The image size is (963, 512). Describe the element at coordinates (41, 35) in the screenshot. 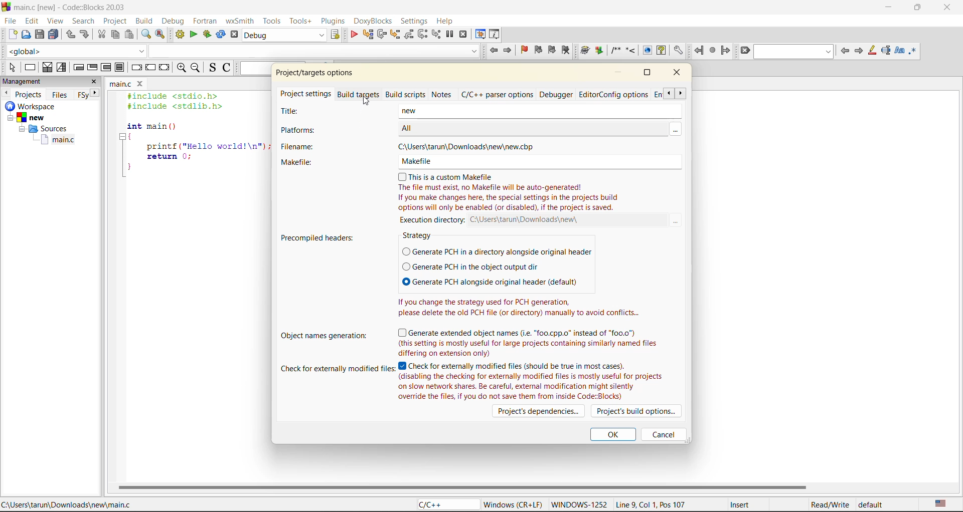

I see `save` at that location.